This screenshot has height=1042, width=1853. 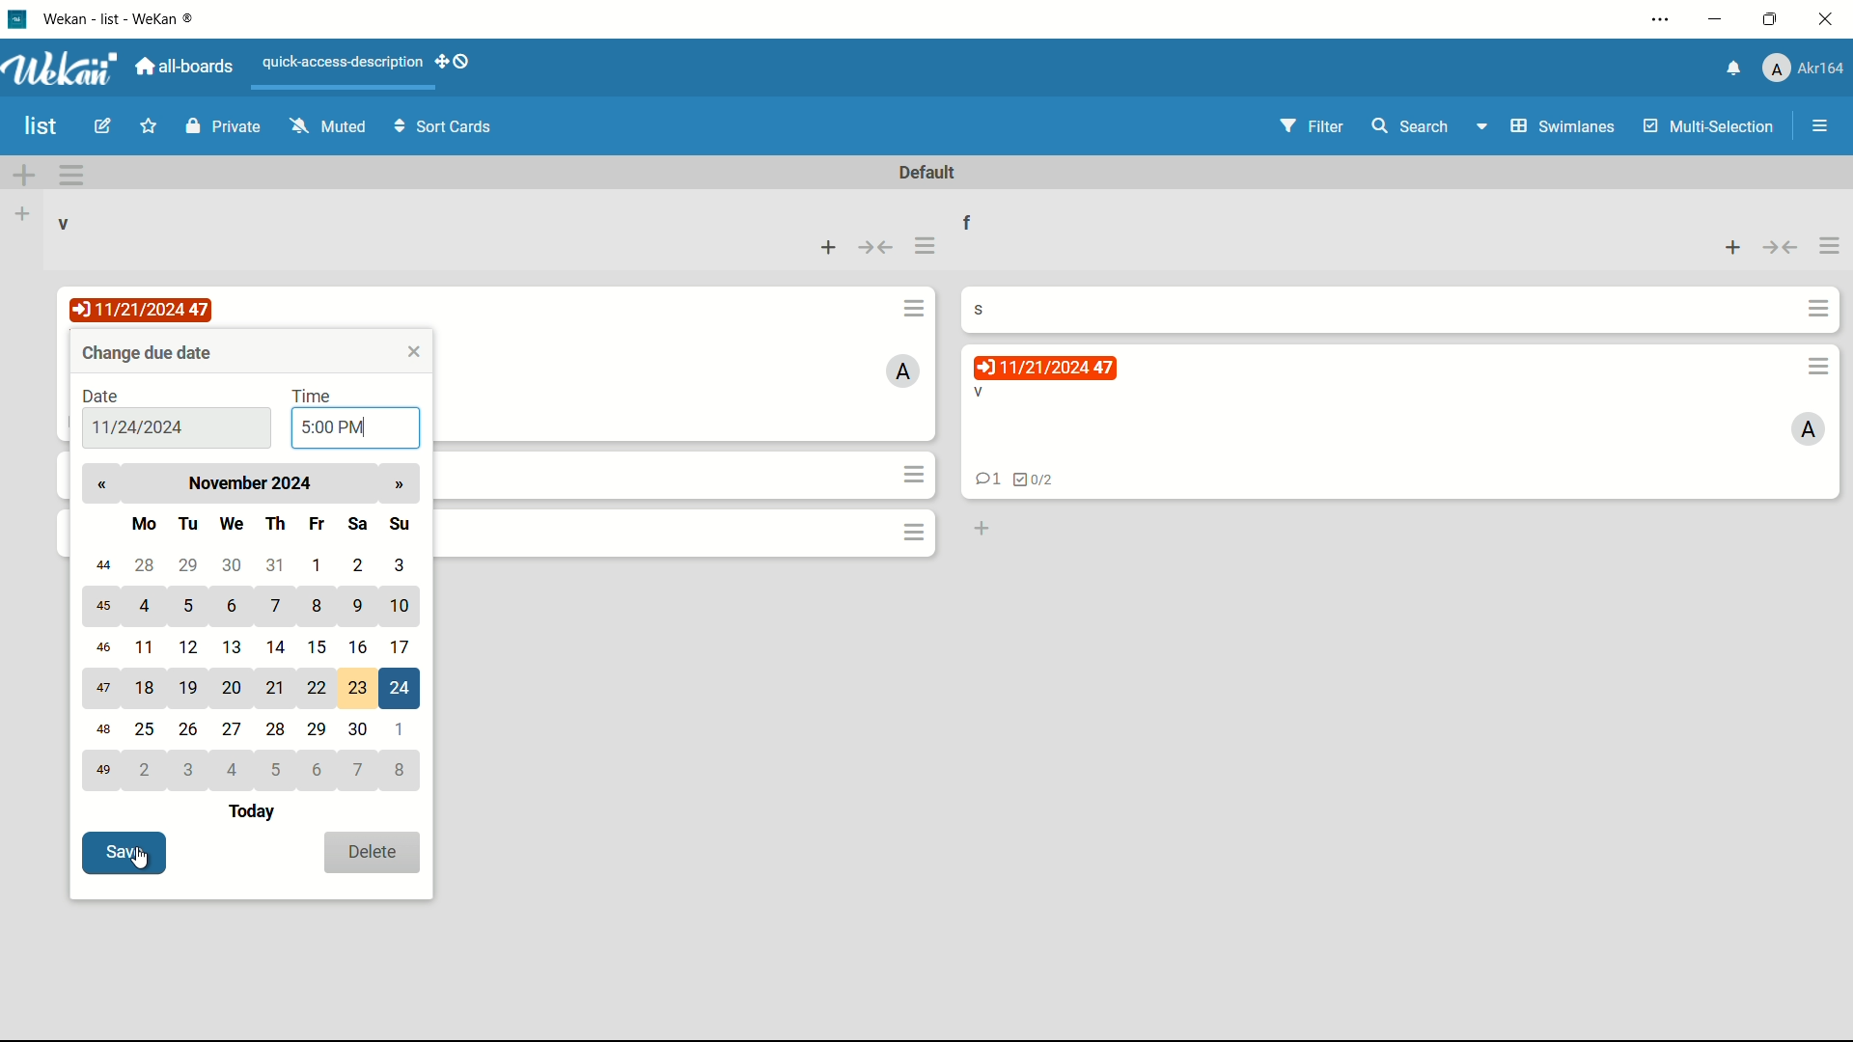 I want to click on 14, so click(x=276, y=644).